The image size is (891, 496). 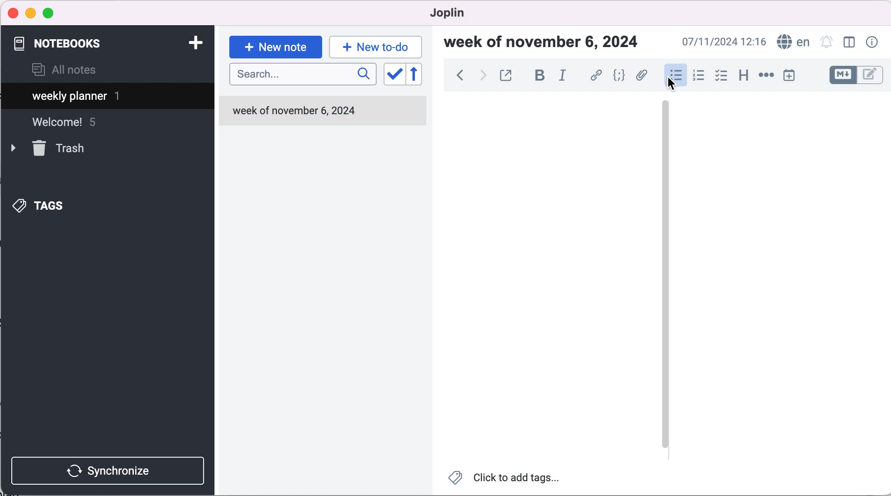 What do you see at coordinates (50, 14) in the screenshot?
I see `maximize` at bounding box center [50, 14].